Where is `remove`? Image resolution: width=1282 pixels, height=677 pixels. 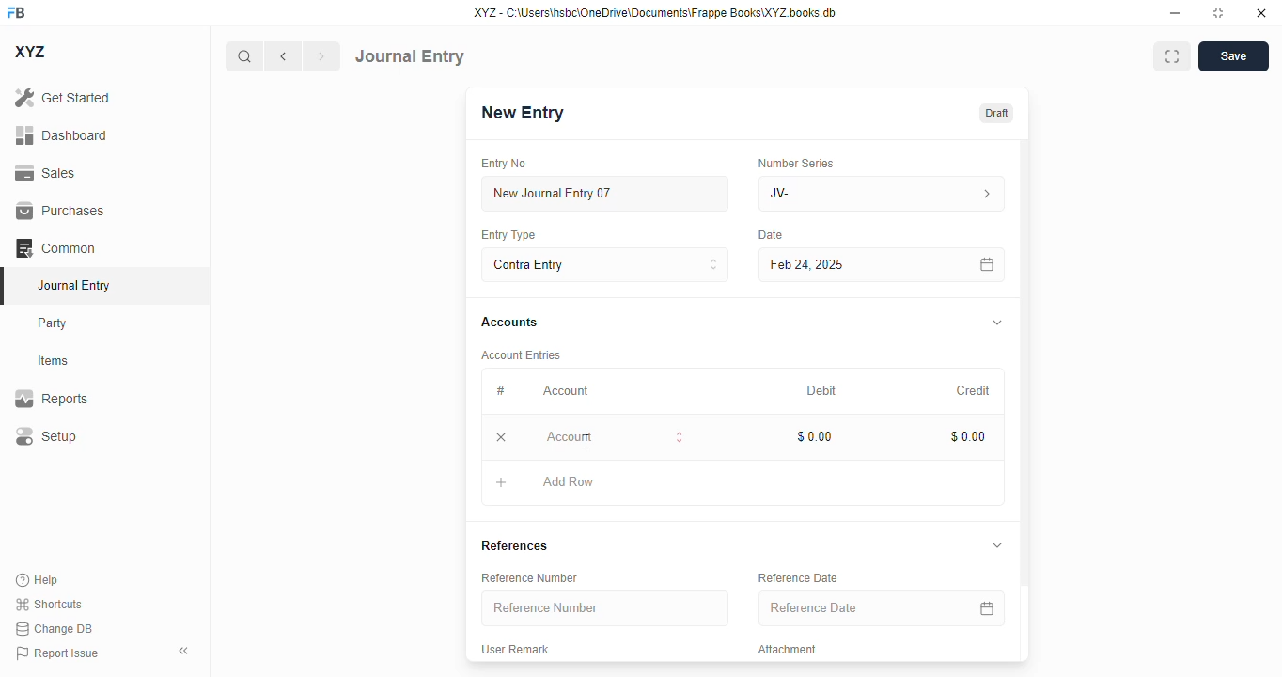
remove is located at coordinates (502, 437).